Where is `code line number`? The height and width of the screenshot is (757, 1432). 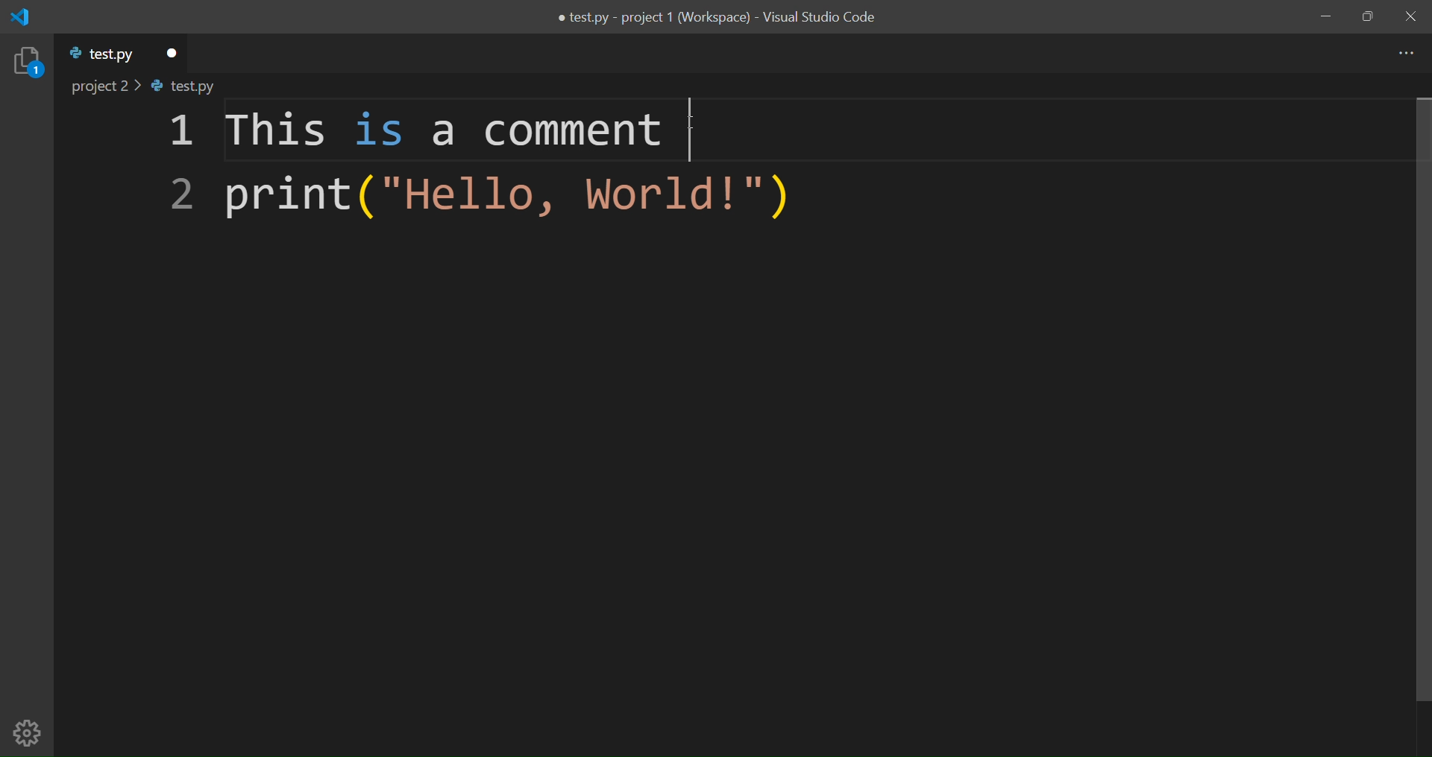
code line number is located at coordinates (175, 167).